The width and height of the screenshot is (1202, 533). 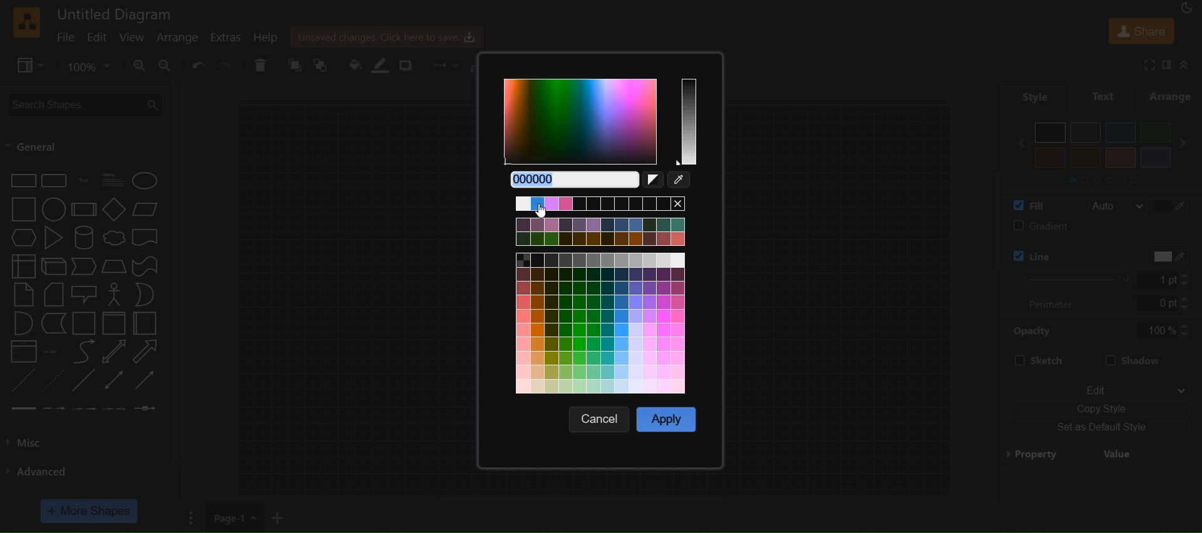 What do you see at coordinates (111, 352) in the screenshot?
I see `bidirectional arrow` at bounding box center [111, 352].